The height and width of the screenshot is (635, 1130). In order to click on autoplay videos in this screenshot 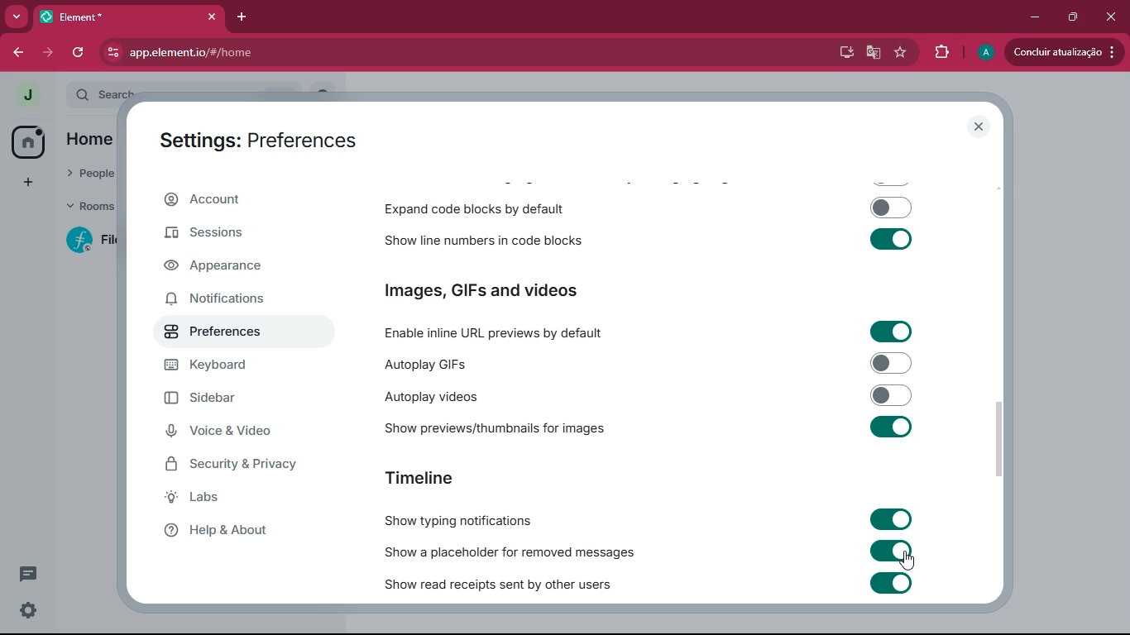, I will do `click(481, 395)`.